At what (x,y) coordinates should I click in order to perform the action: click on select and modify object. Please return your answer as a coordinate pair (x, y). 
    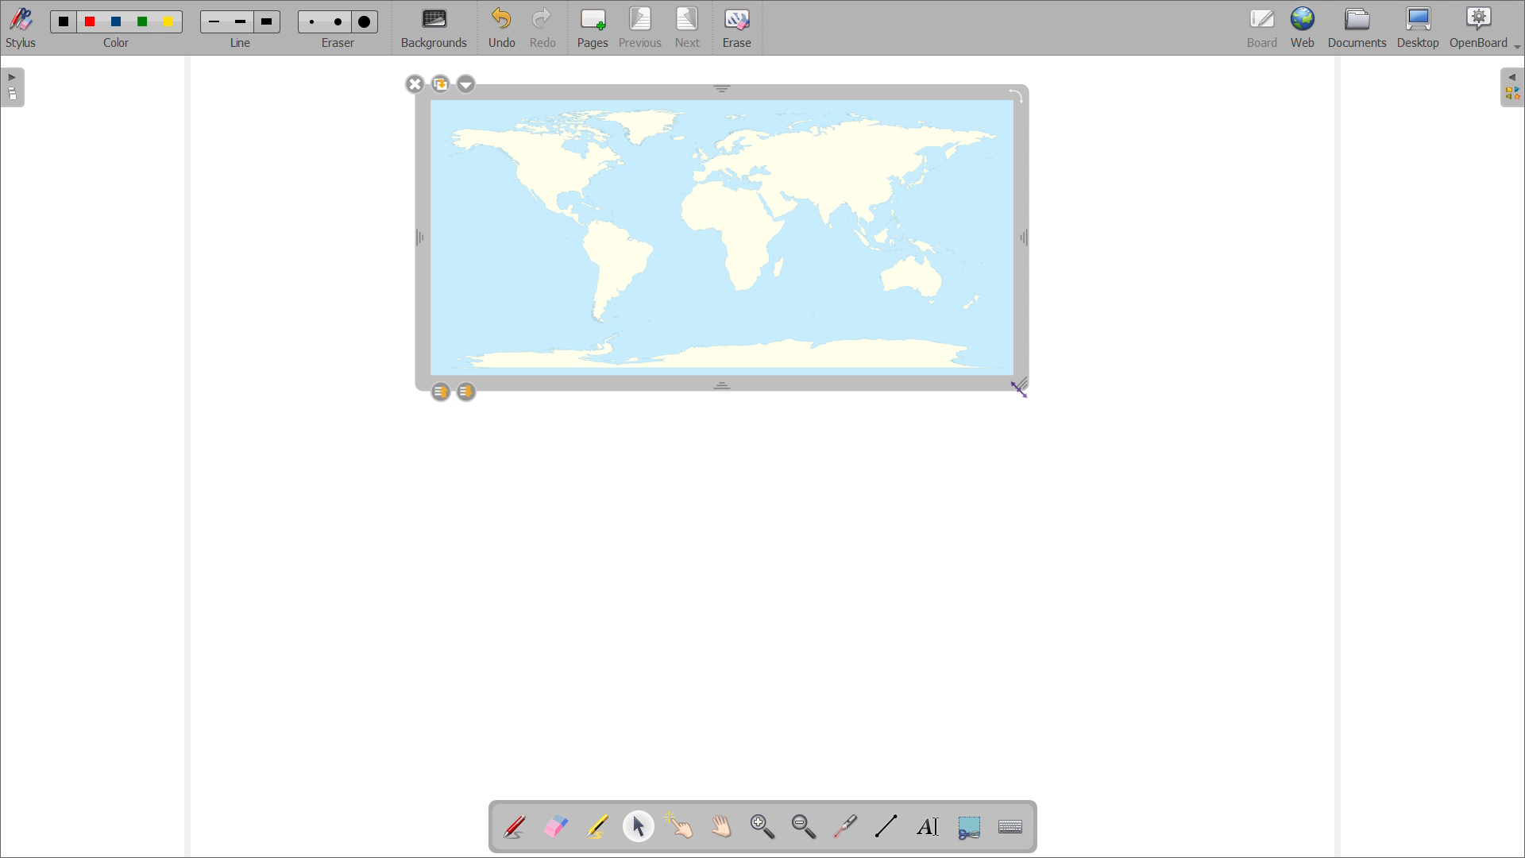
    Looking at the image, I should click on (639, 827).